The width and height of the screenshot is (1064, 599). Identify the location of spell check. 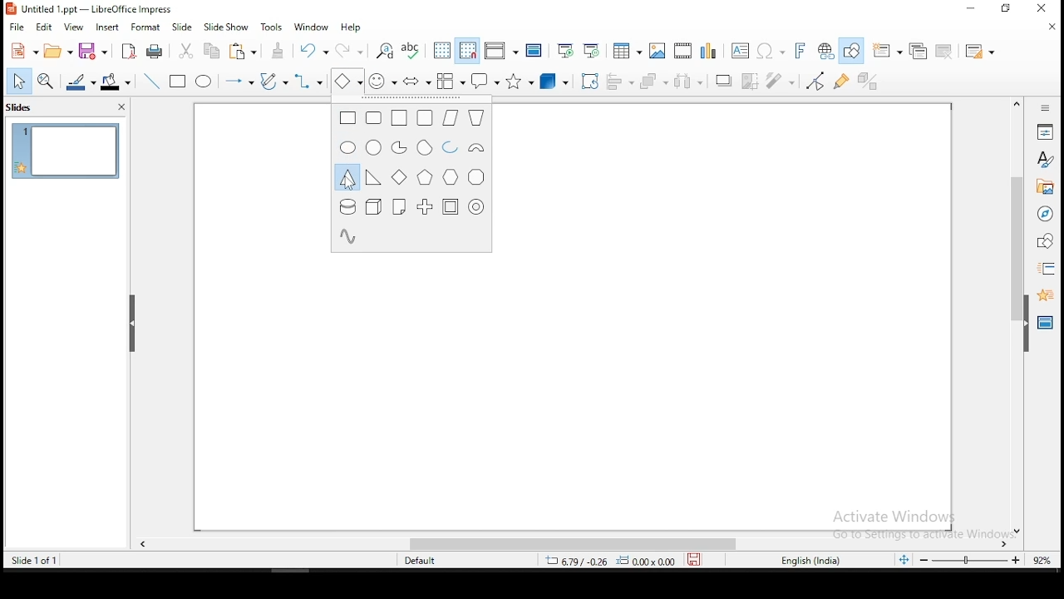
(413, 51).